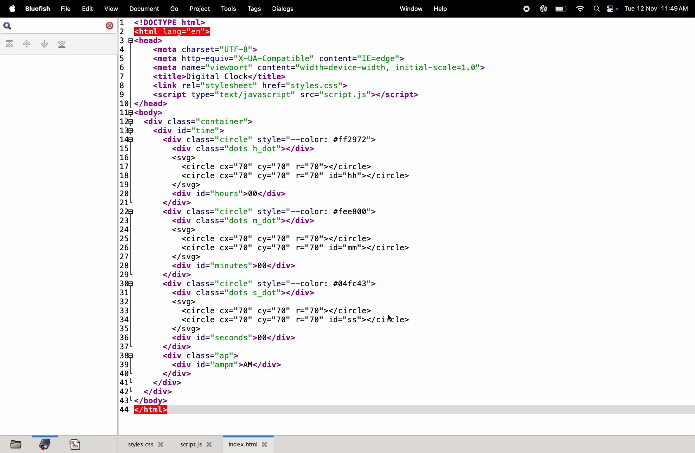 Image resolution: width=695 pixels, height=453 pixels. What do you see at coordinates (86, 8) in the screenshot?
I see `edit` at bounding box center [86, 8].